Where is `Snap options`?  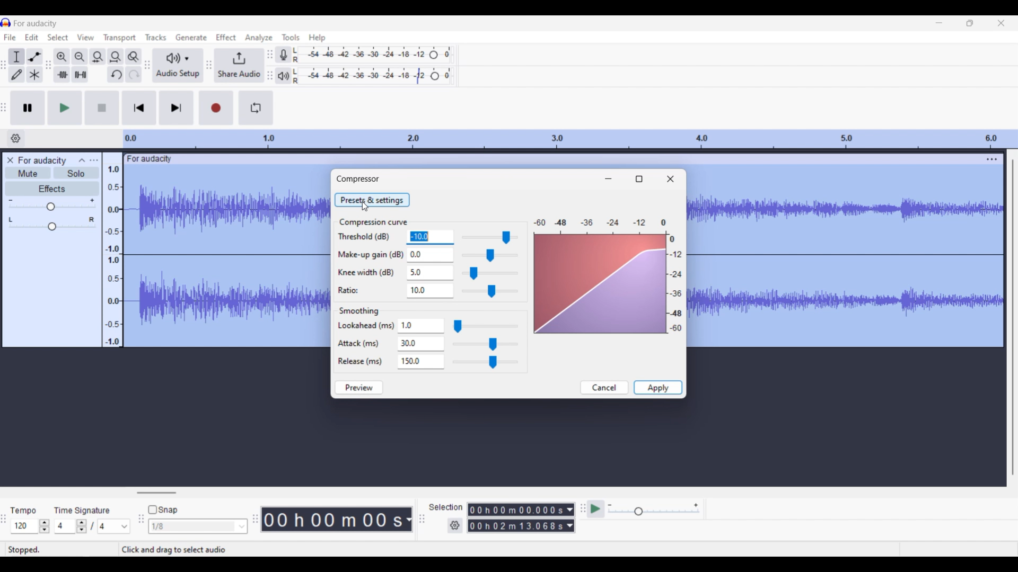
Snap options is located at coordinates (198, 526).